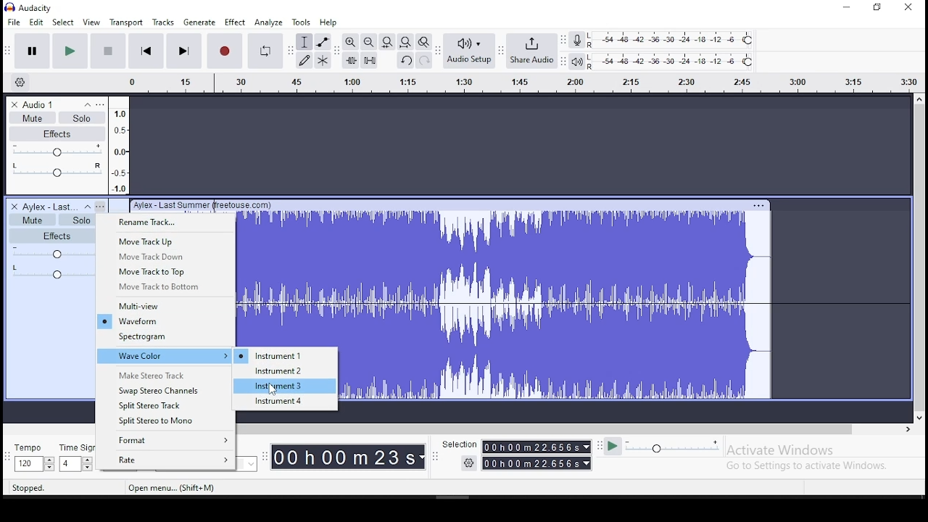 The image size is (928, 522). I want to click on minimize, so click(845, 8).